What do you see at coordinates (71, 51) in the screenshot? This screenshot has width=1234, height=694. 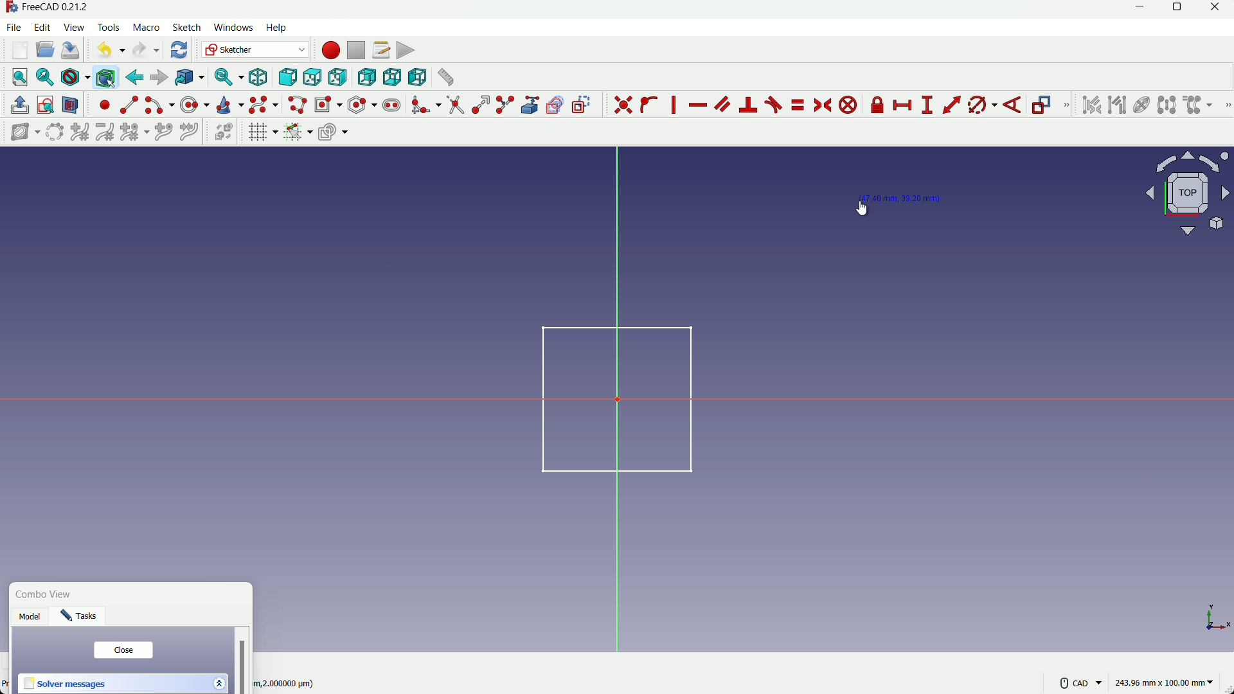 I see `save file` at bounding box center [71, 51].